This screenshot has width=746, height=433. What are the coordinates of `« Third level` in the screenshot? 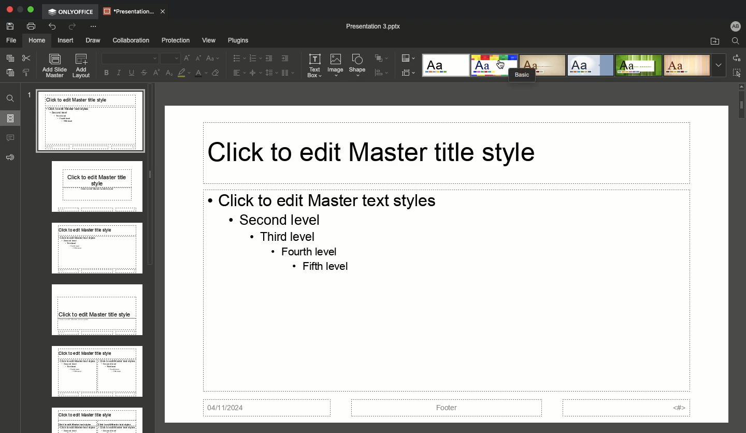 It's located at (291, 237).